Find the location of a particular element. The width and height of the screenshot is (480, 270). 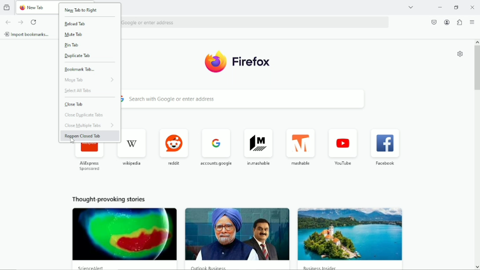

reload tab is located at coordinates (75, 24).